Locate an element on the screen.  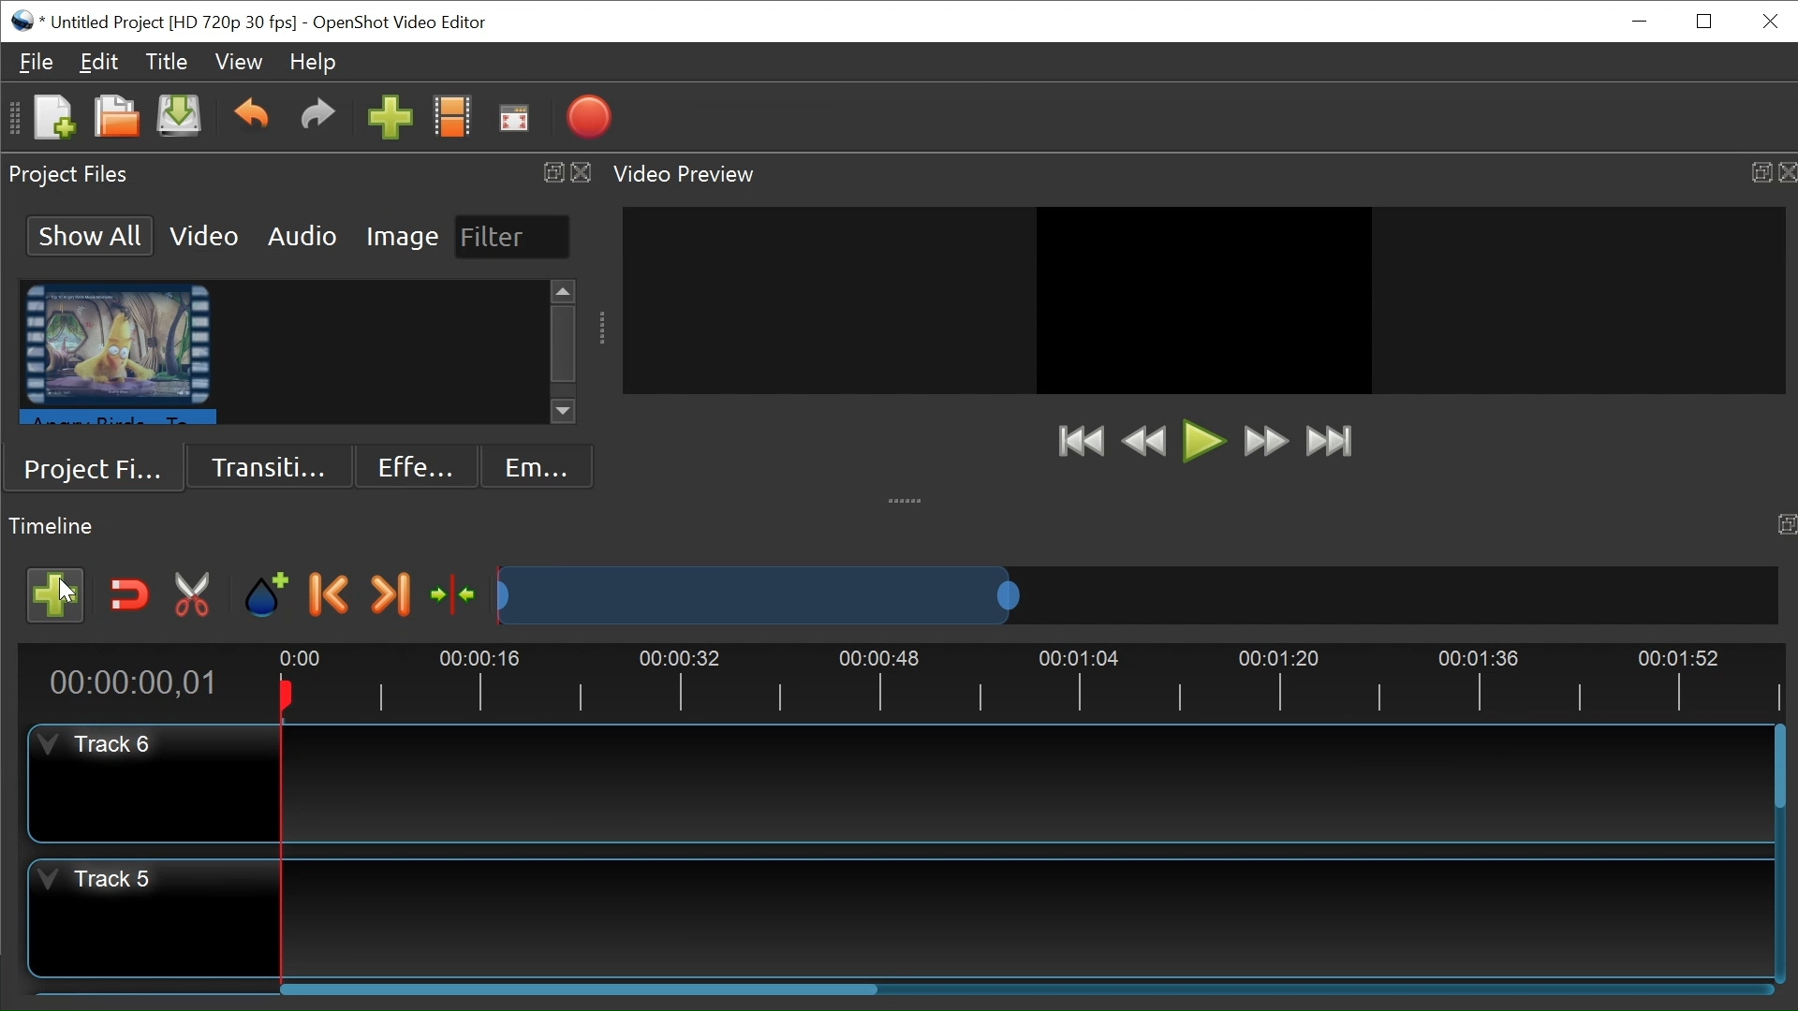
Track Header for Track 5 is located at coordinates (154, 780).